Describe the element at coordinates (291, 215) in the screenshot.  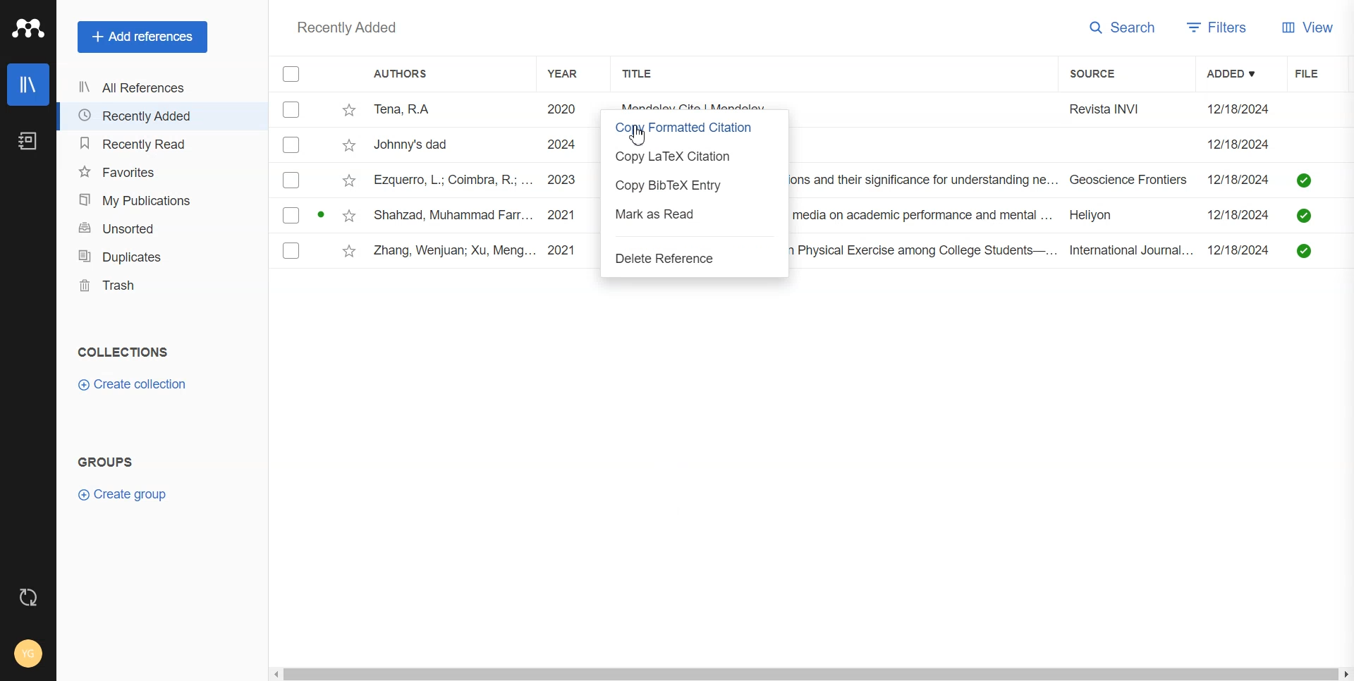
I see `Checkbox` at that location.